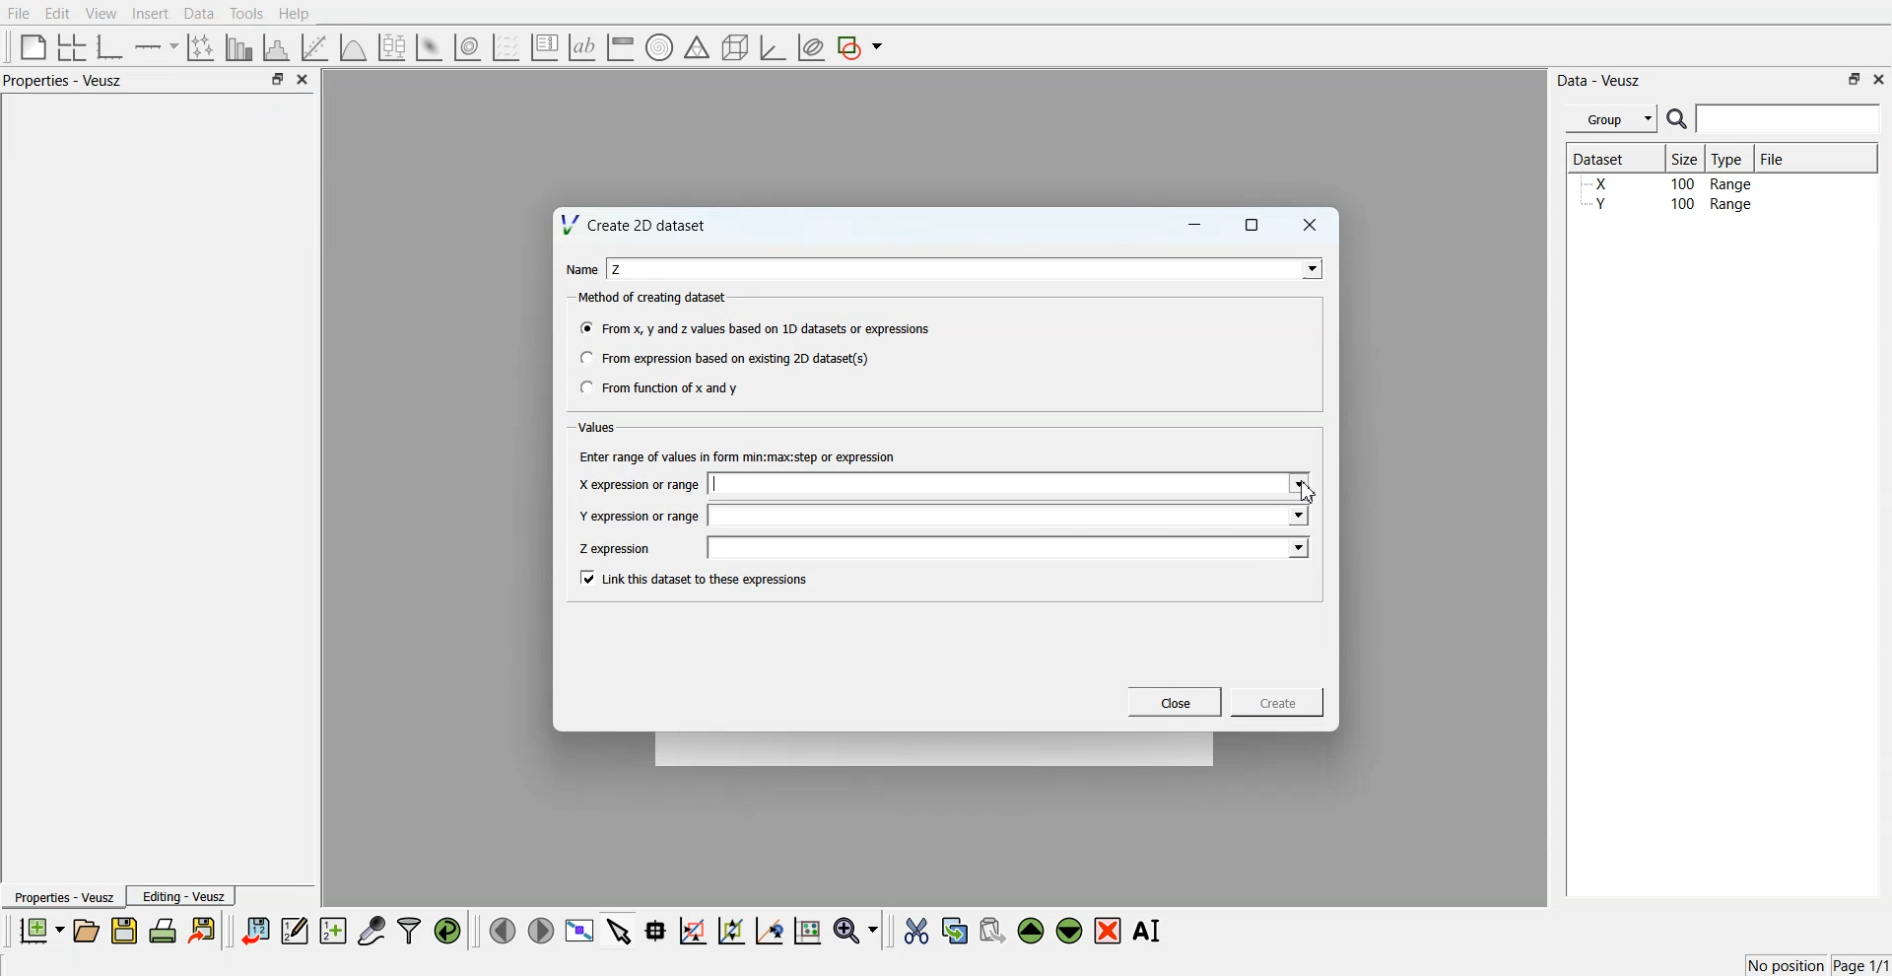 This screenshot has width=1892, height=976. Describe the element at coordinates (992, 929) in the screenshot. I see `Paste widget from the clipboard` at that location.